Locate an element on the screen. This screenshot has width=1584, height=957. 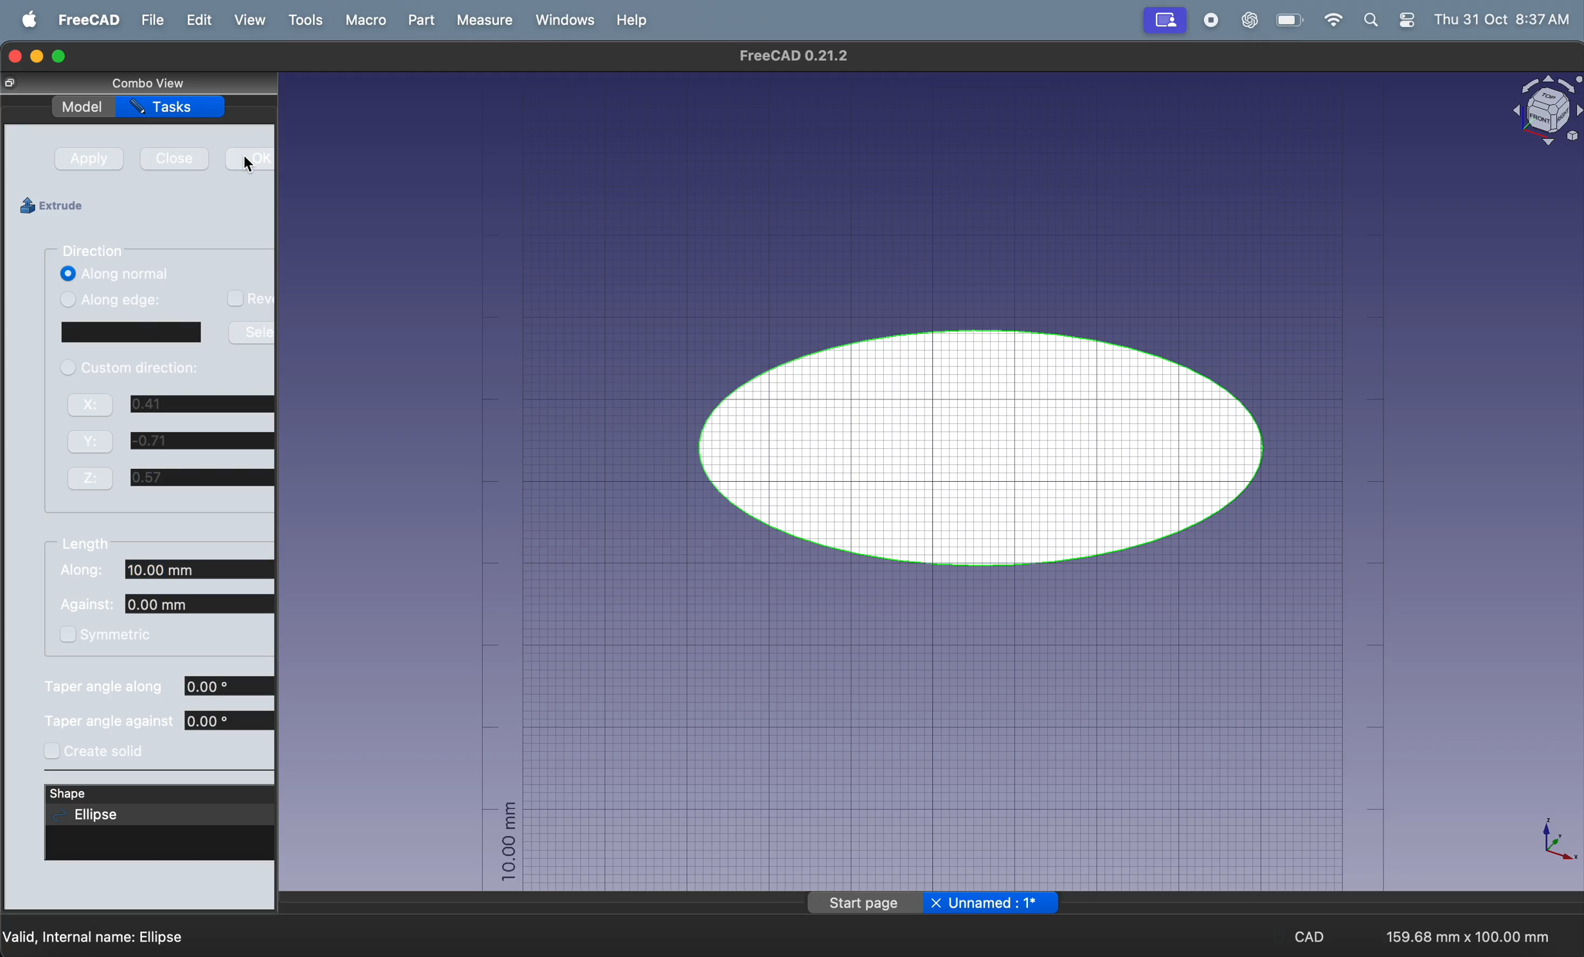
length is located at coordinates (87, 547).